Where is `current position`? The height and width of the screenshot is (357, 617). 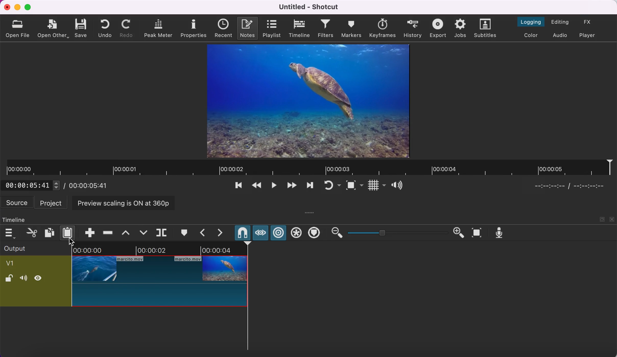 current position is located at coordinates (548, 185).